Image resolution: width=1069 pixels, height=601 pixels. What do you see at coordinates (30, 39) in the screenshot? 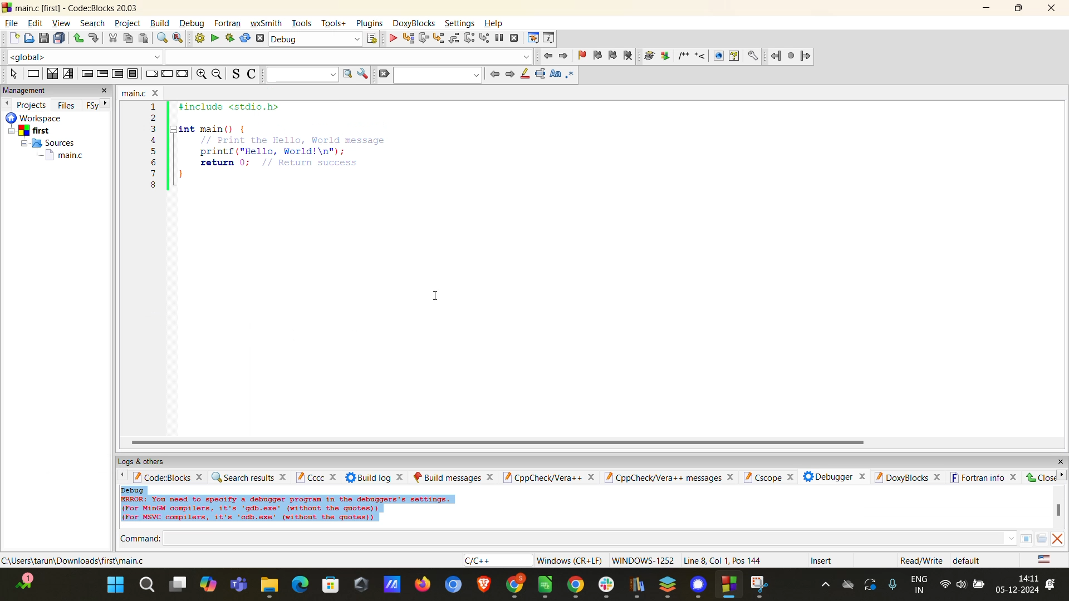
I see `open` at bounding box center [30, 39].